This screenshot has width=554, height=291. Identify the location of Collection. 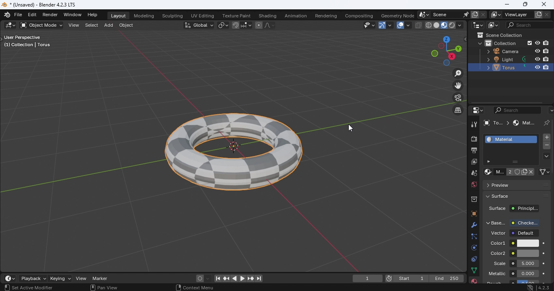
(500, 43).